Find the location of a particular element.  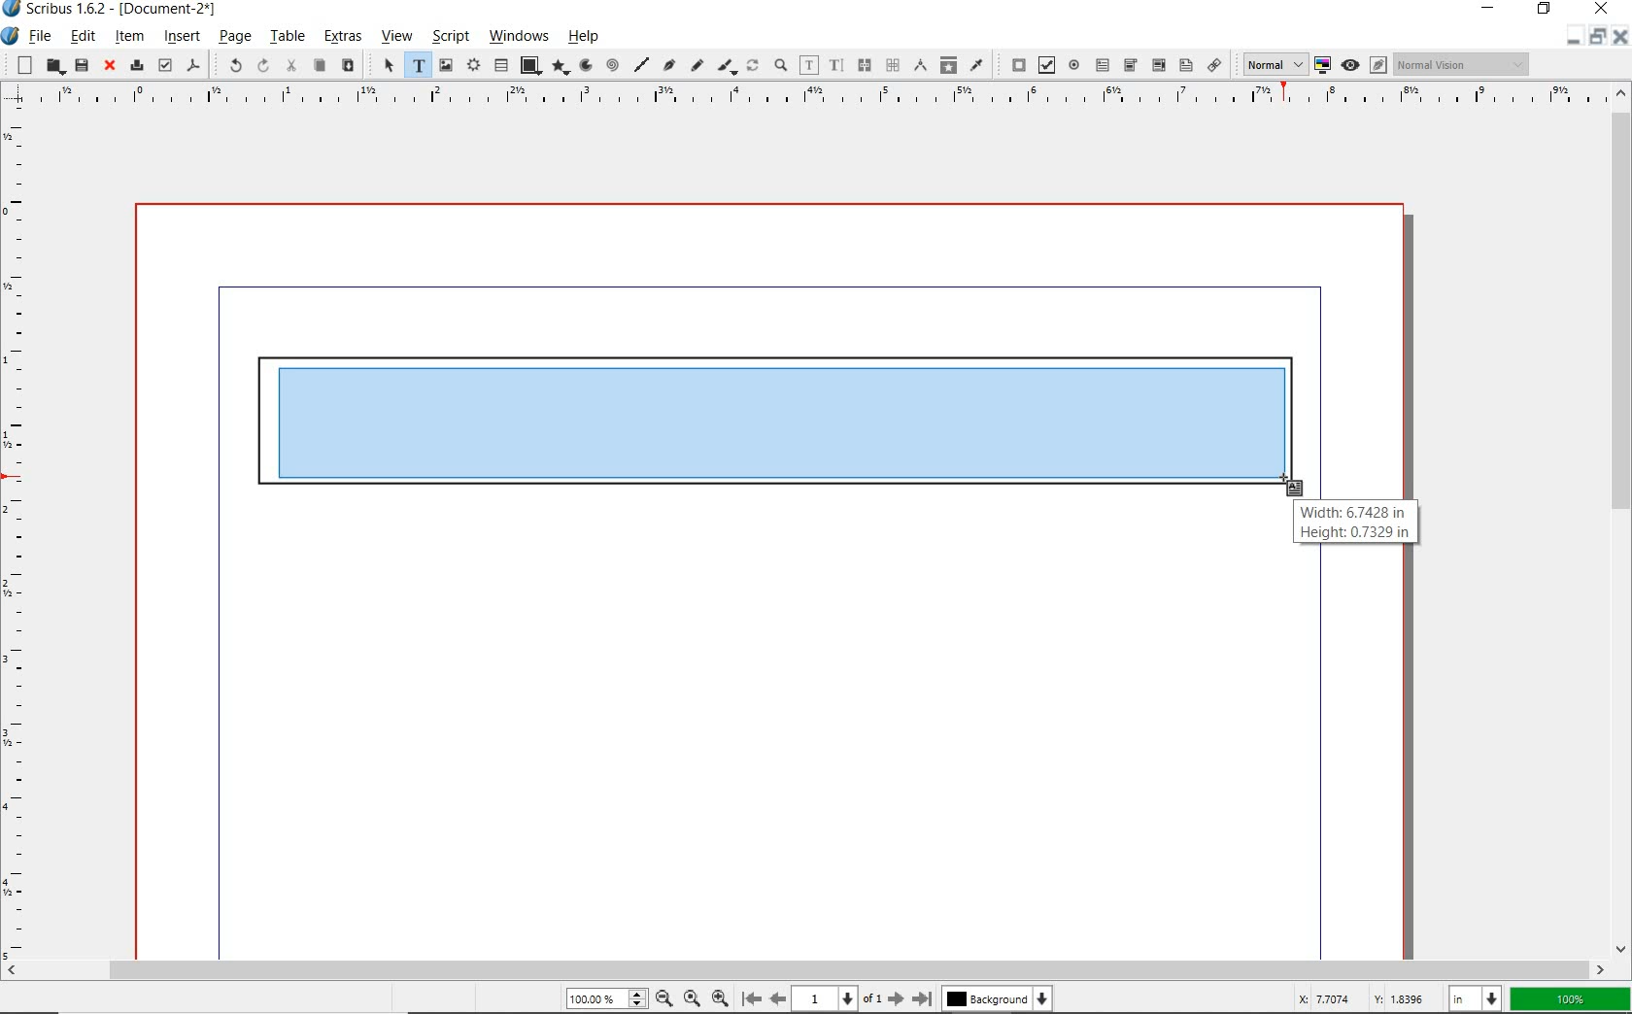

ruler is located at coordinates (808, 98).